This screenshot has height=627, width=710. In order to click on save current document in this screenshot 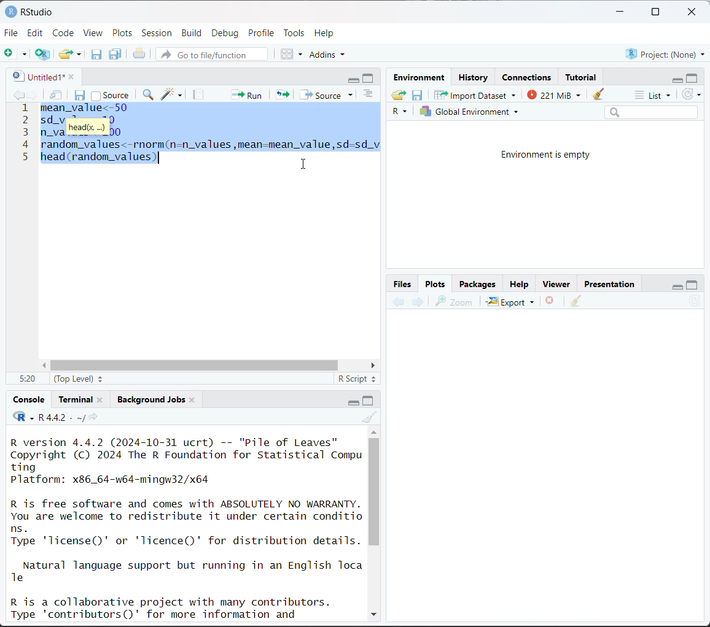, I will do `click(80, 94)`.